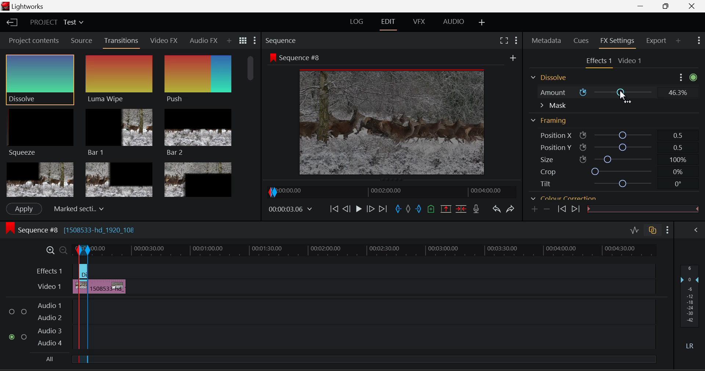  I want to click on Next keyframe, so click(575, 209).